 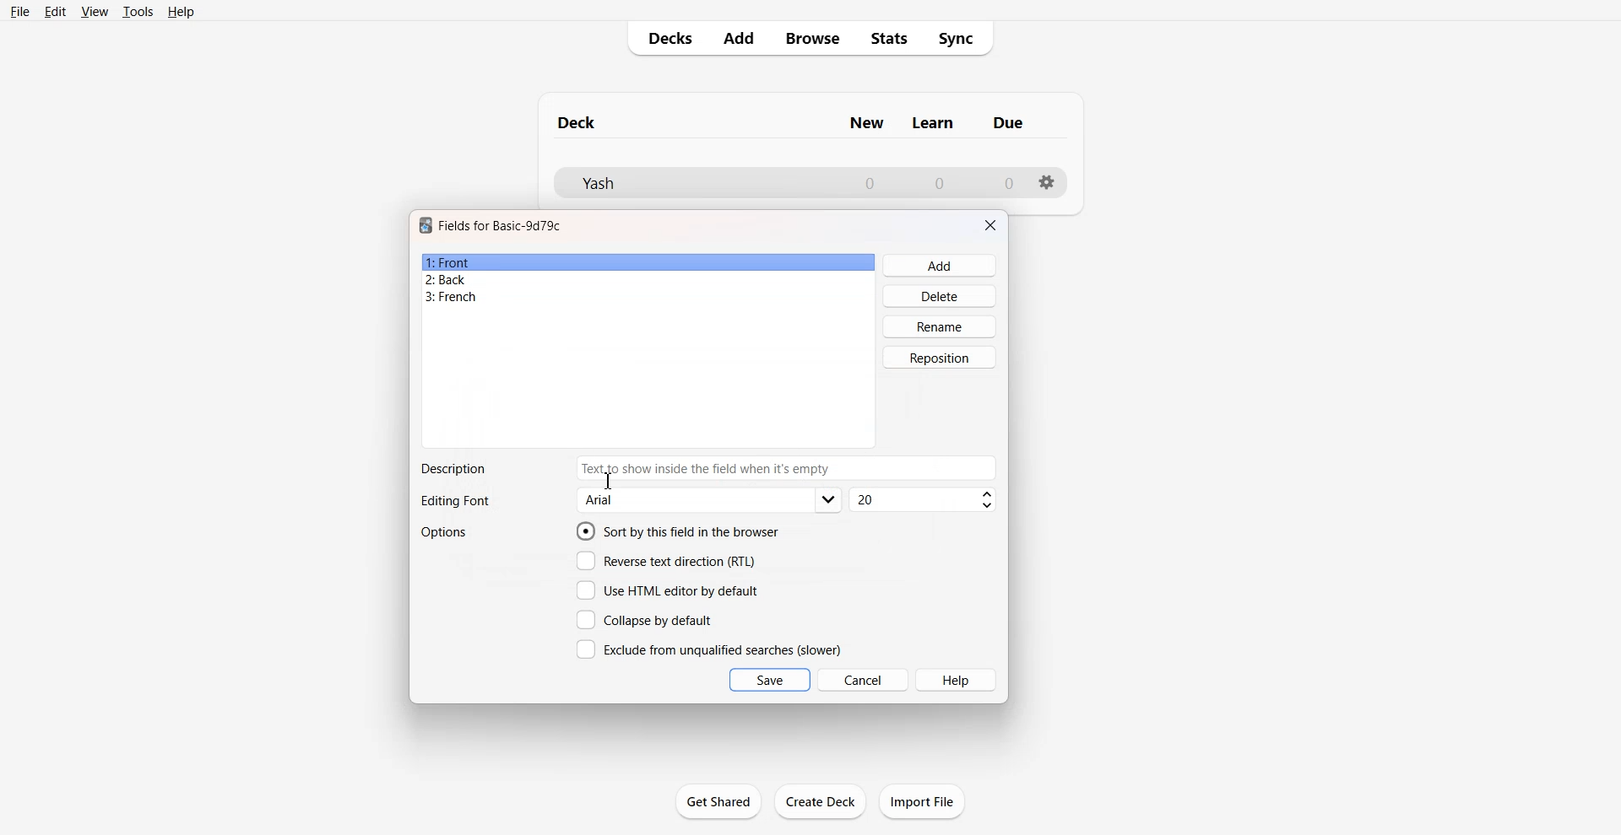 What do you see at coordinates (870, 183) in the screenshot?
I see `Number of New cards` at bounding box center [870, 183].